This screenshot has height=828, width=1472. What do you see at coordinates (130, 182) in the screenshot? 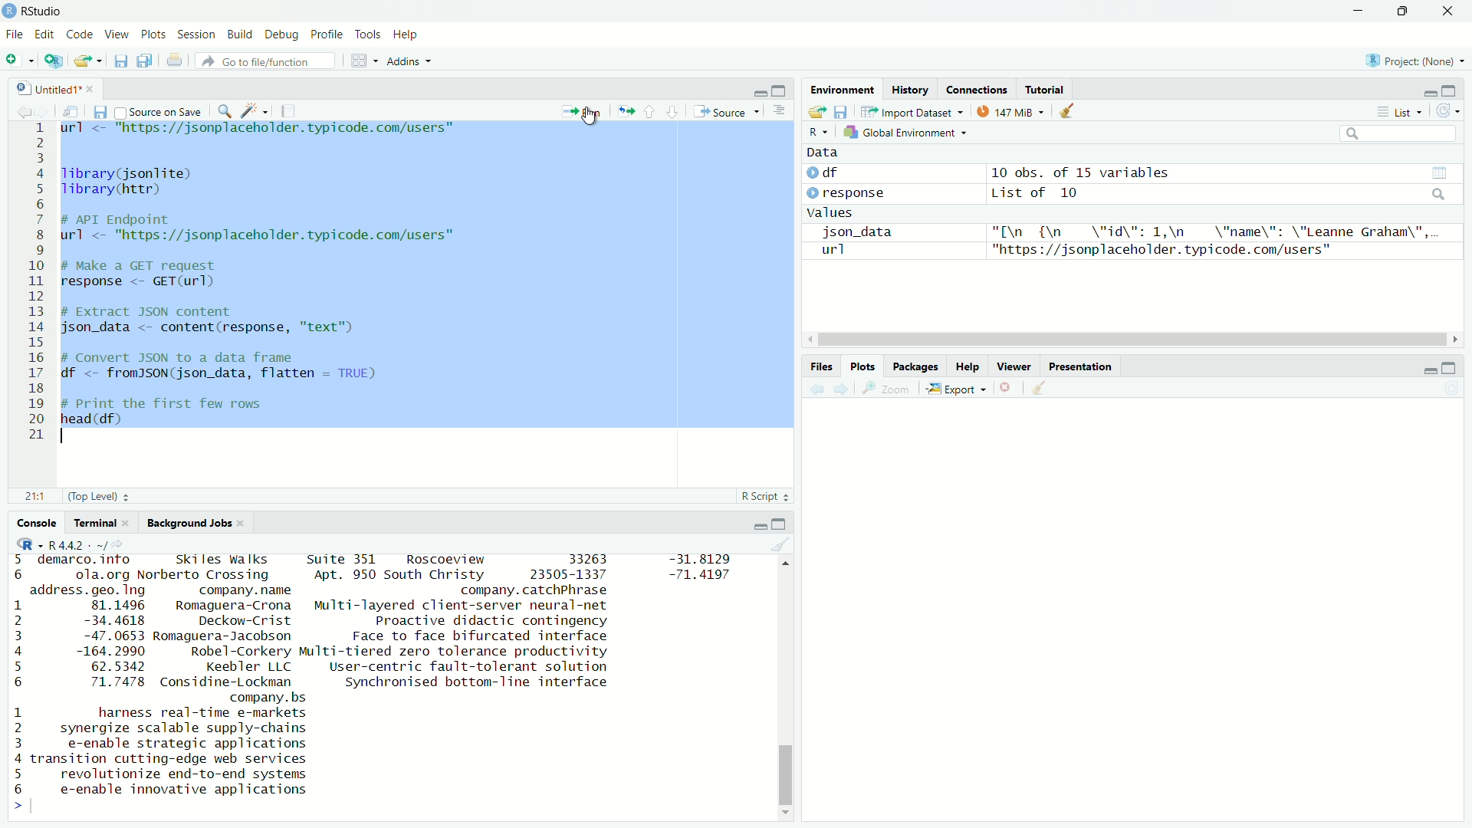
I see `Tibrary(jsonlite)
Tibrary(httr)` at bounding box center [130, 182].